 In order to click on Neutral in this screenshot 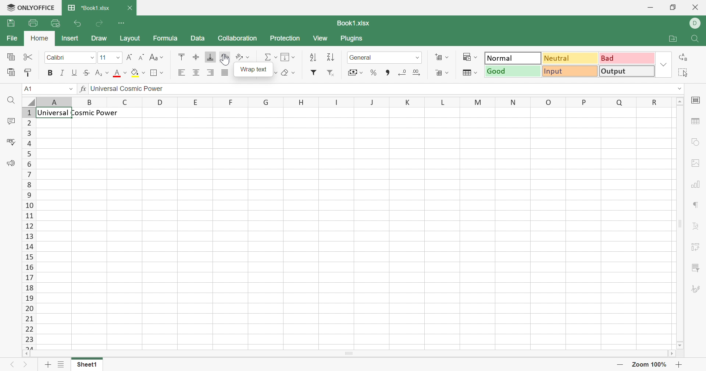, I will do `click(570, 59)`.